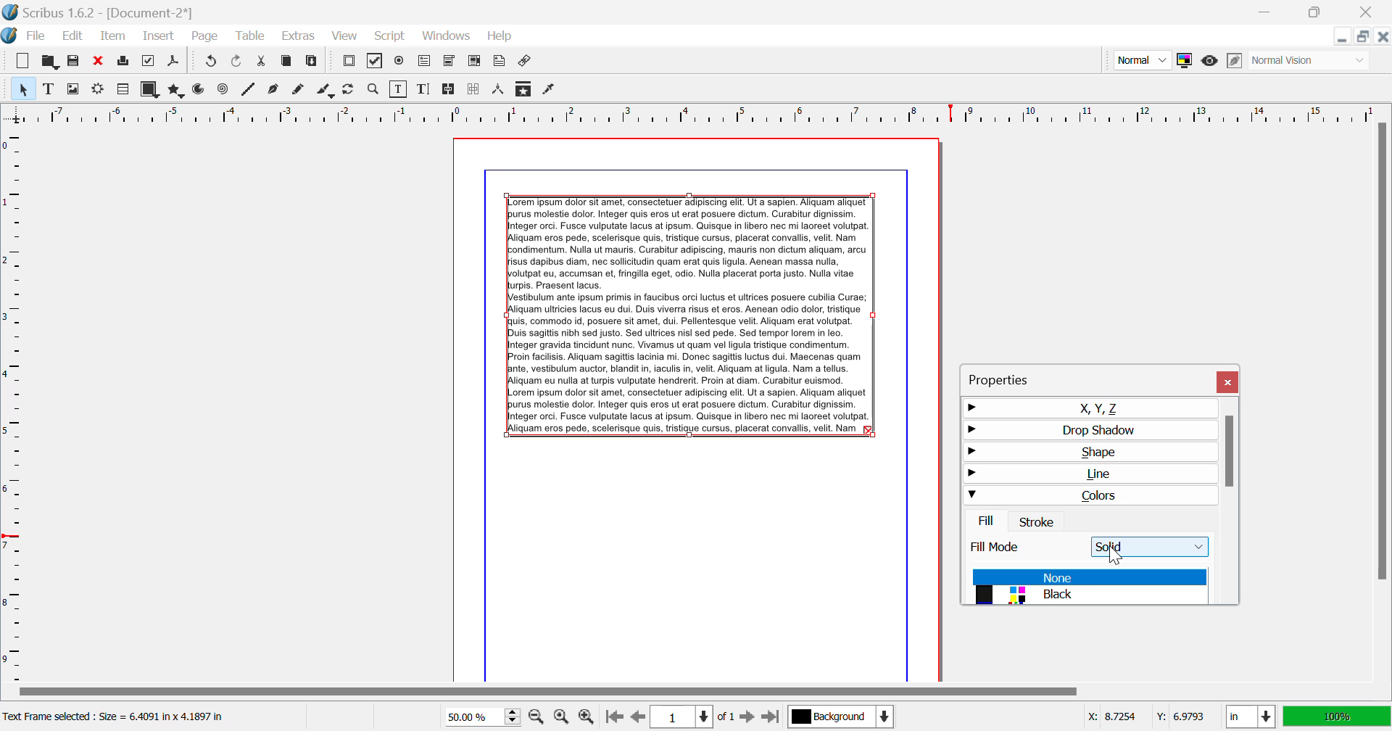 The image size is (1392, 731). Describe the element at coordinates (391, 35) in the screenshot. I see `Script` at that location.